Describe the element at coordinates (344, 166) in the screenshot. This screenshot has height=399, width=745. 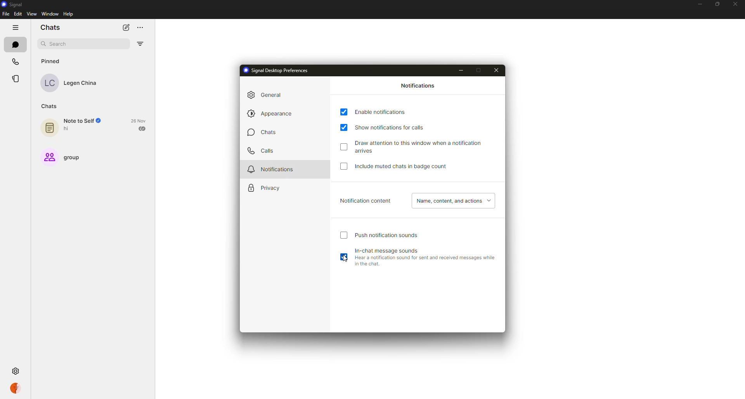
I see `click to enable` at that location.